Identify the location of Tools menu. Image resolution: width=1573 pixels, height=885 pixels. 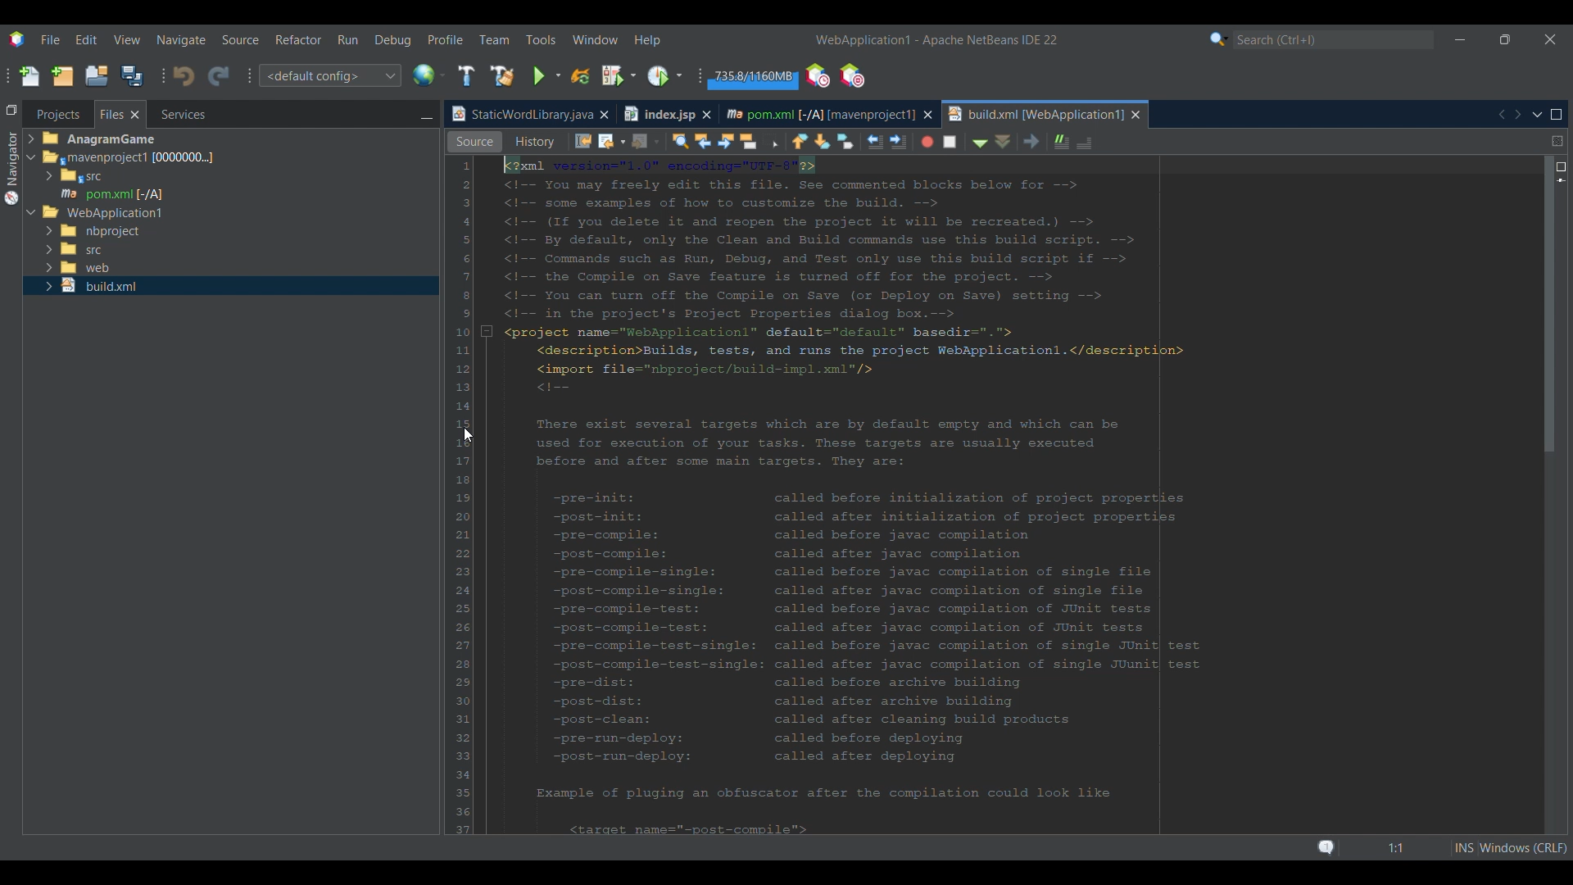
(541, 39).